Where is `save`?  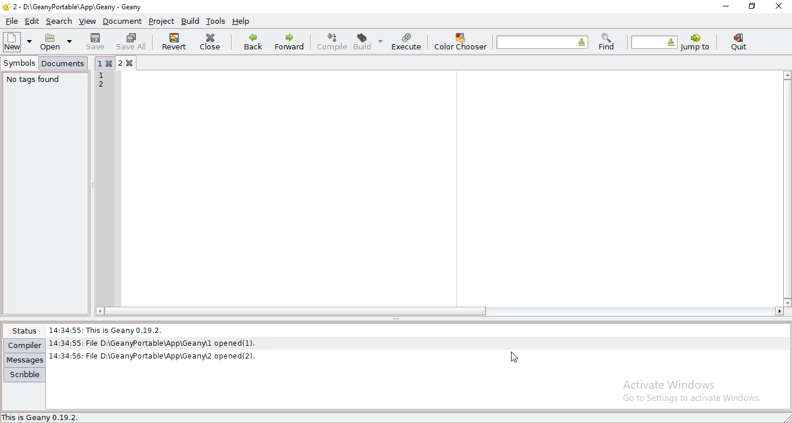
save is located at coordinates (96, 41).